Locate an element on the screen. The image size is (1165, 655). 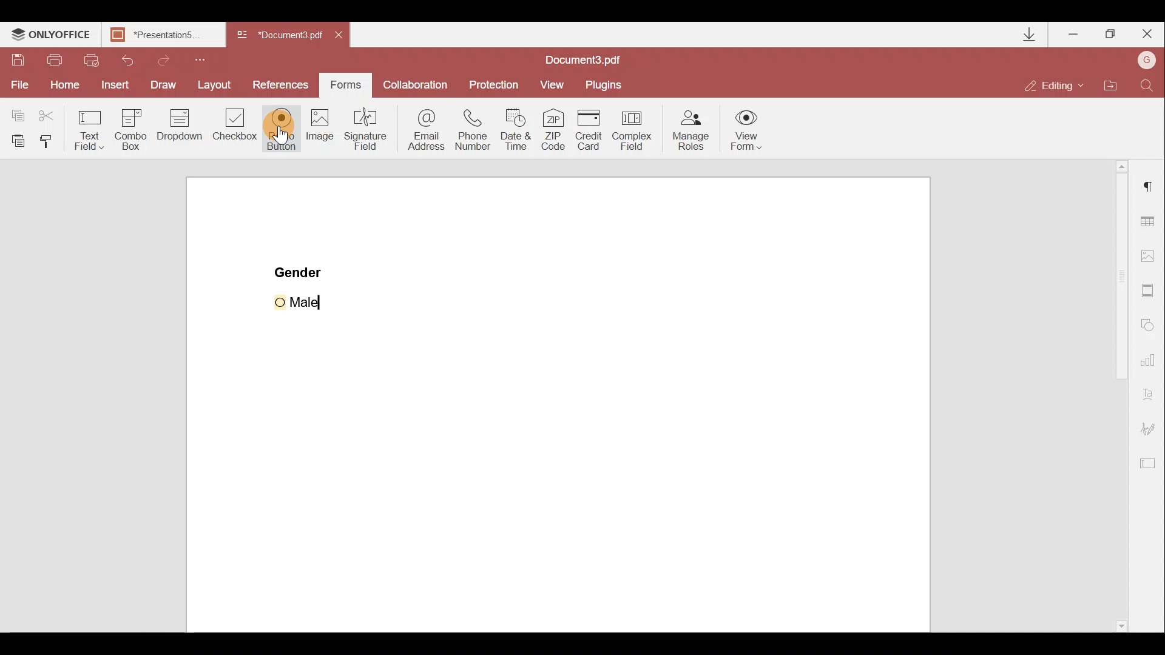
Image settings is located at coordinates (1153, 257).